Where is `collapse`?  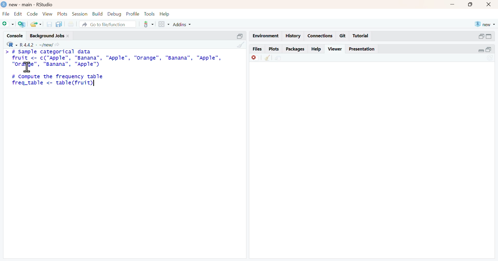 collapse is located at coordinates (491, 50).